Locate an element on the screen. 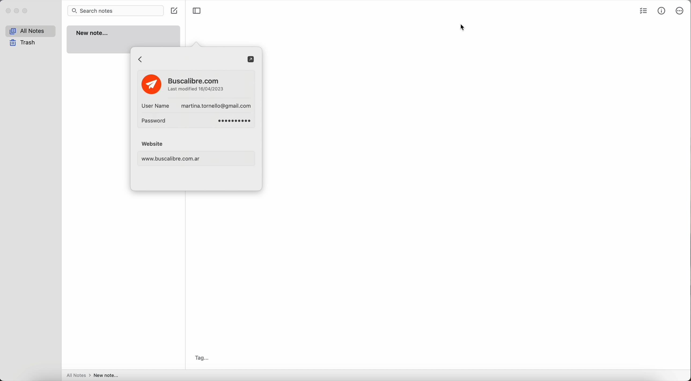  close Simplenote is located at coordinates (8, 11).